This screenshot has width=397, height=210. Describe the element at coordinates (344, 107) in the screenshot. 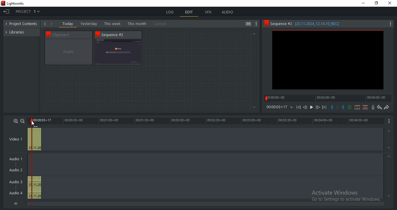

I see `mark out` at that location.